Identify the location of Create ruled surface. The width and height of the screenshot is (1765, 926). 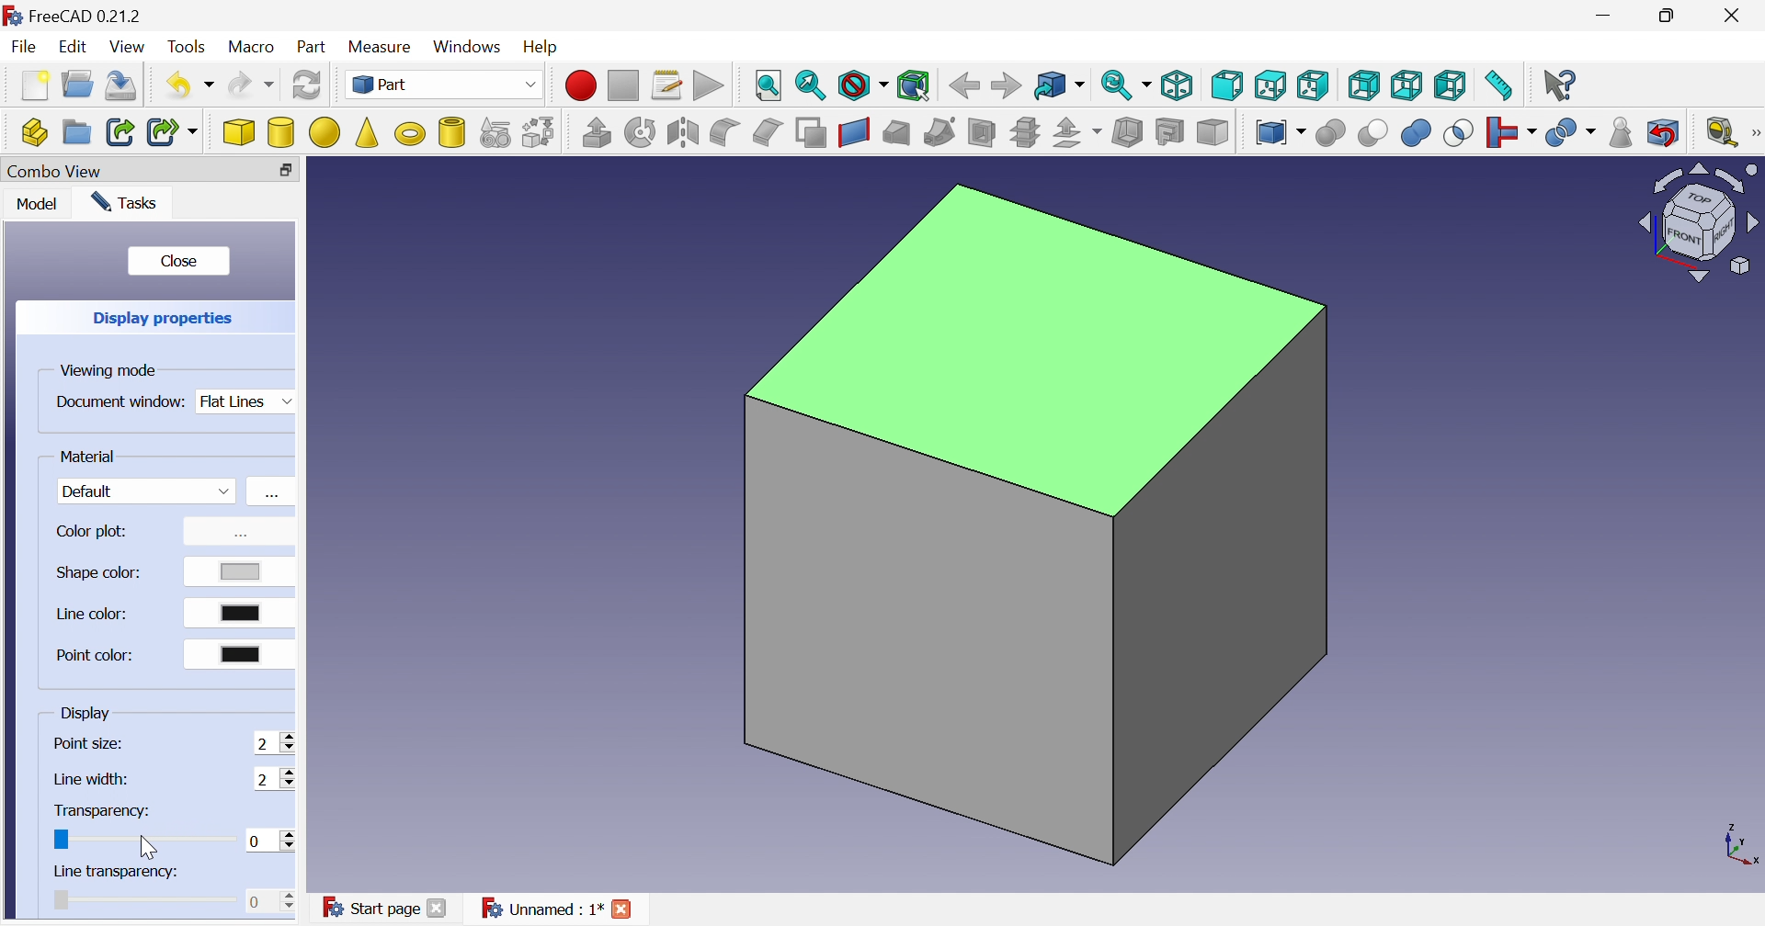
(855, 133).